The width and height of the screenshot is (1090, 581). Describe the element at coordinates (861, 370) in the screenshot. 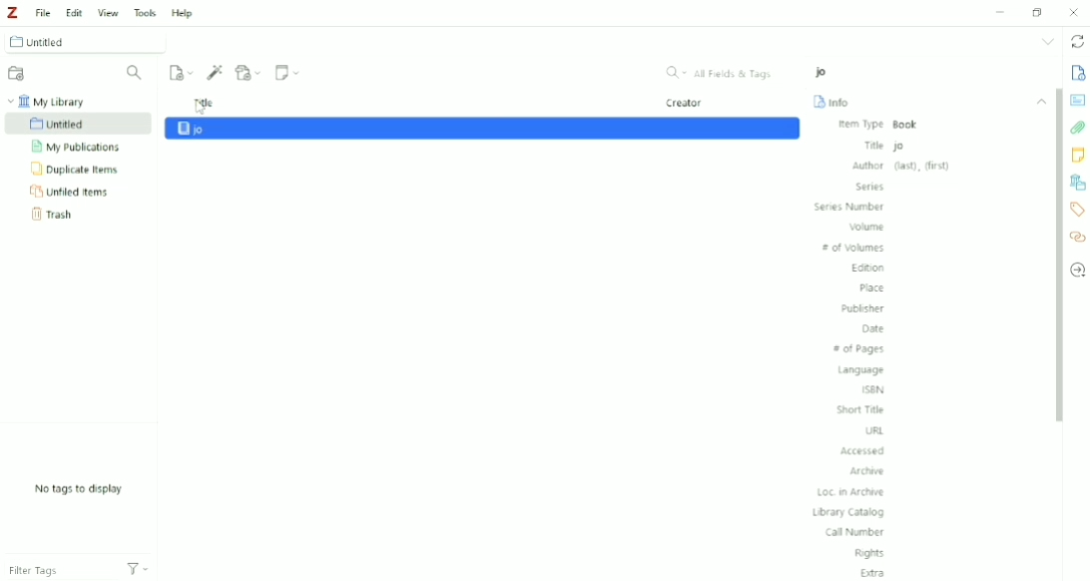

I see `Language` at that location.